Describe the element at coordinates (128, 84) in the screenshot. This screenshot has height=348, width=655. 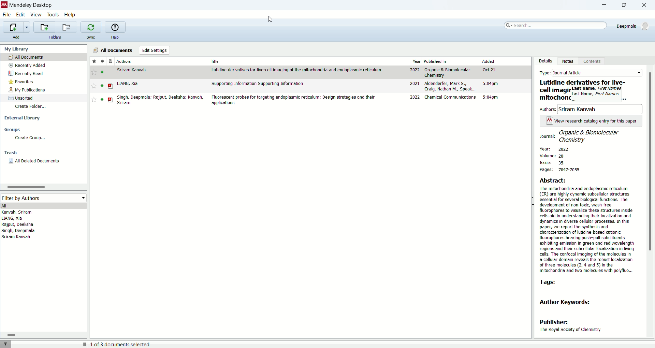
I see `LIANG, Xia` at that location.